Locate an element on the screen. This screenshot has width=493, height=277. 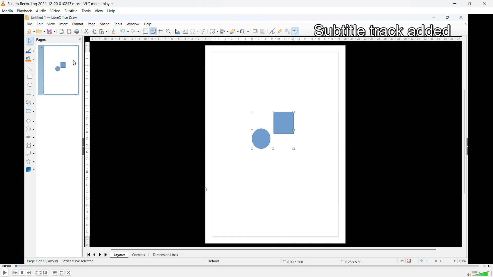
curve and polygons is located at coordinates (31, 104).